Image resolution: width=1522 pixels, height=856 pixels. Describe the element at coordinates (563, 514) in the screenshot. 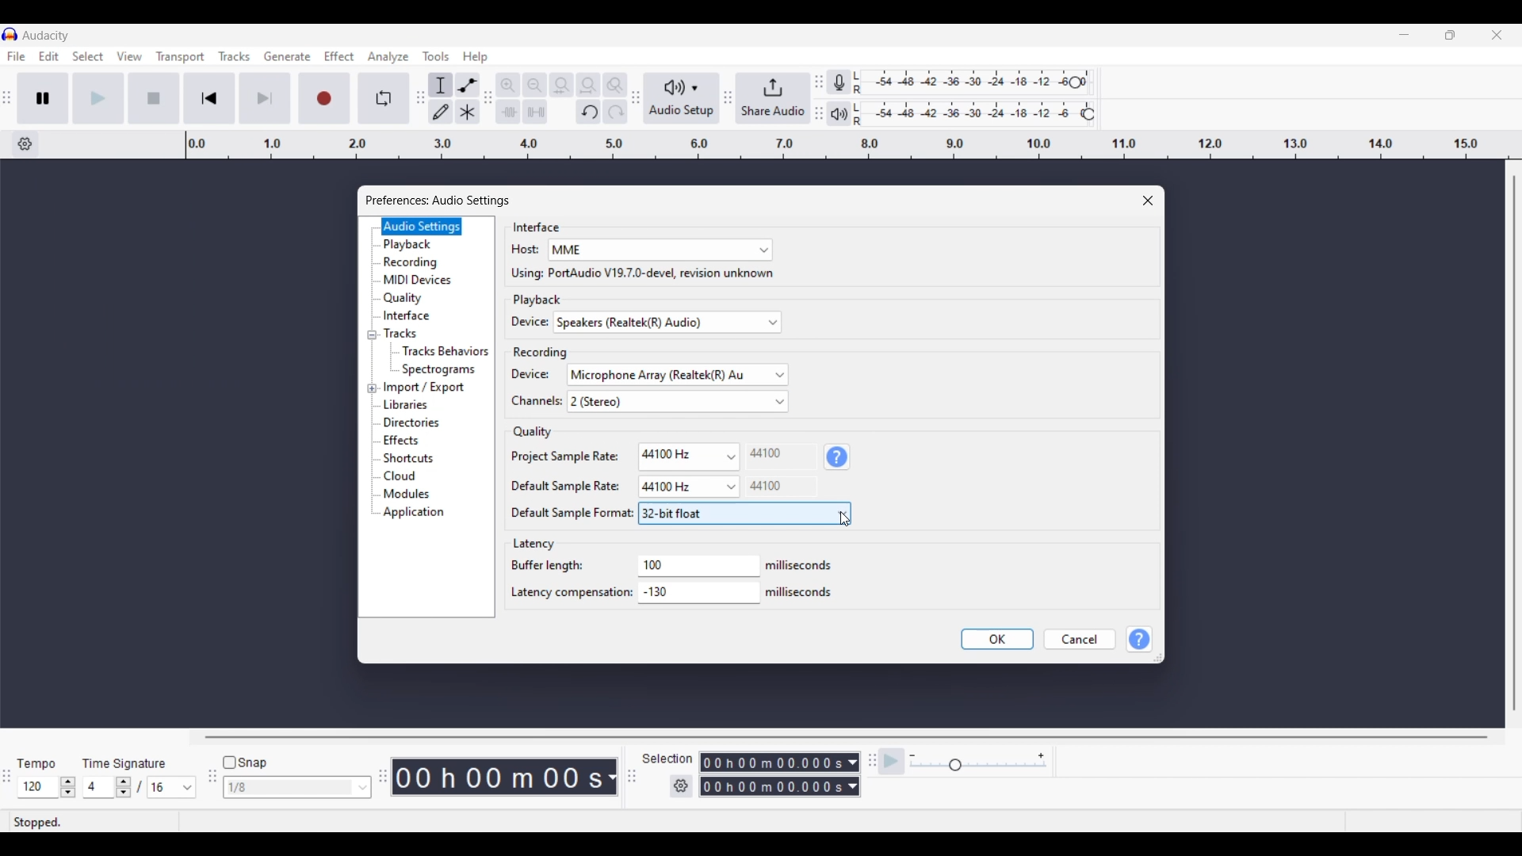

I see `Default Sample Format:` at that location.